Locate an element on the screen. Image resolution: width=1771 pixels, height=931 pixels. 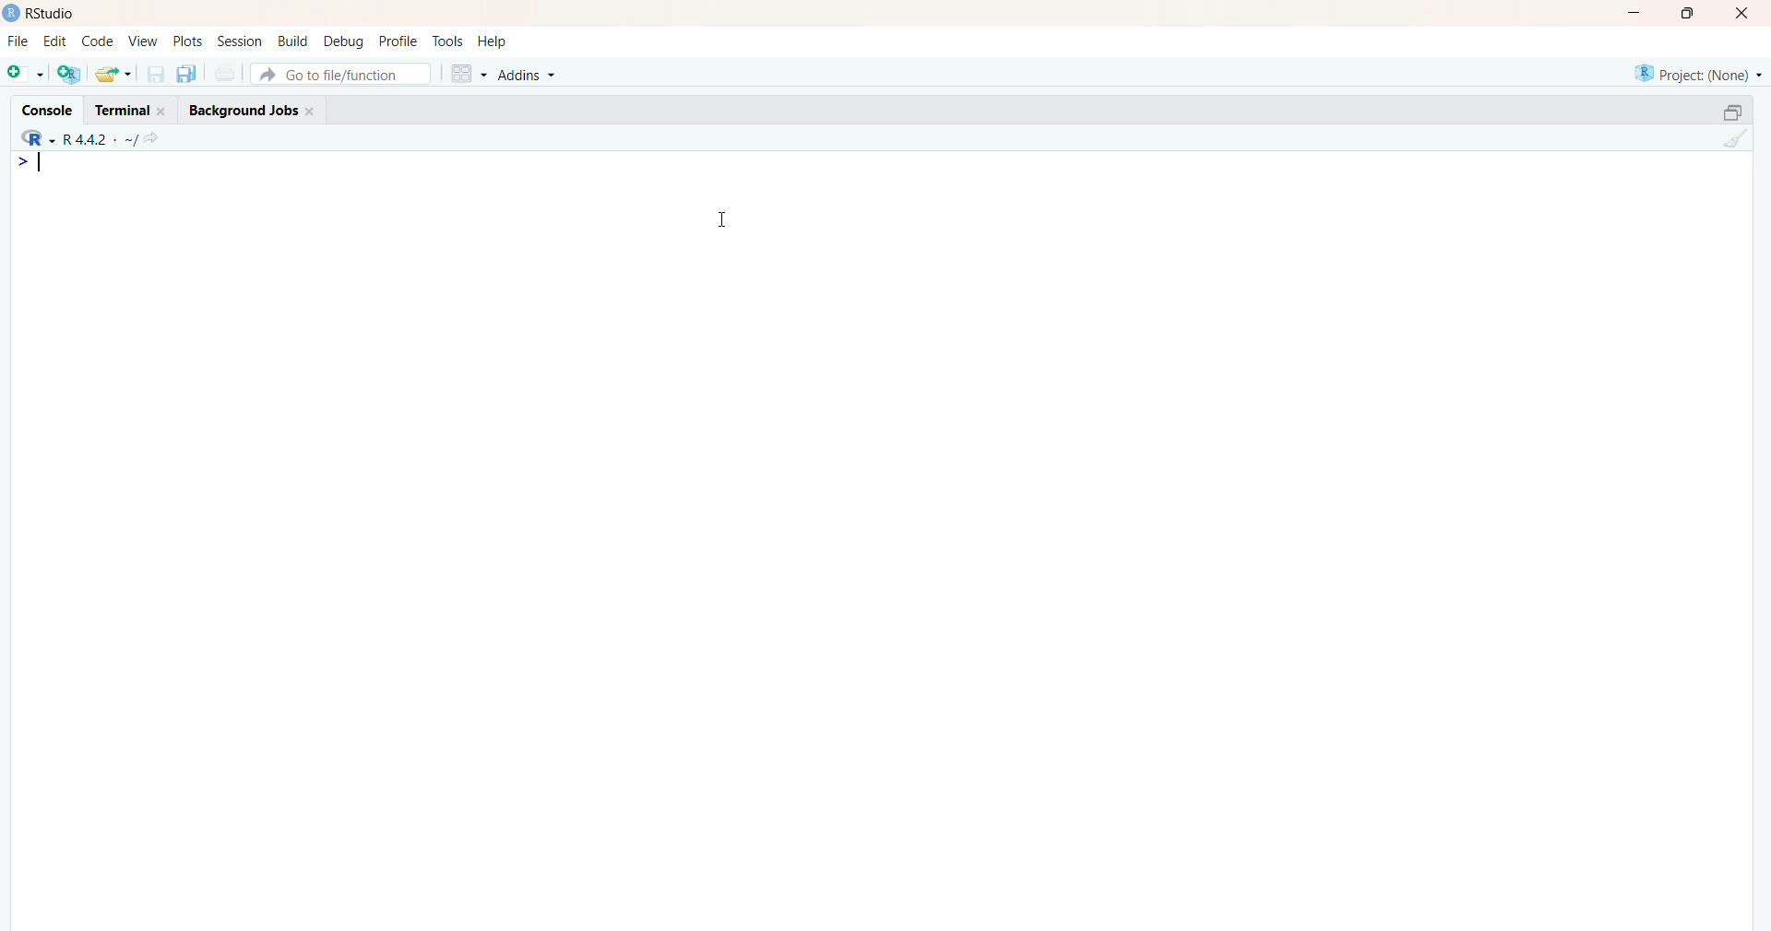
cursor is located at coordinates (723, 219).